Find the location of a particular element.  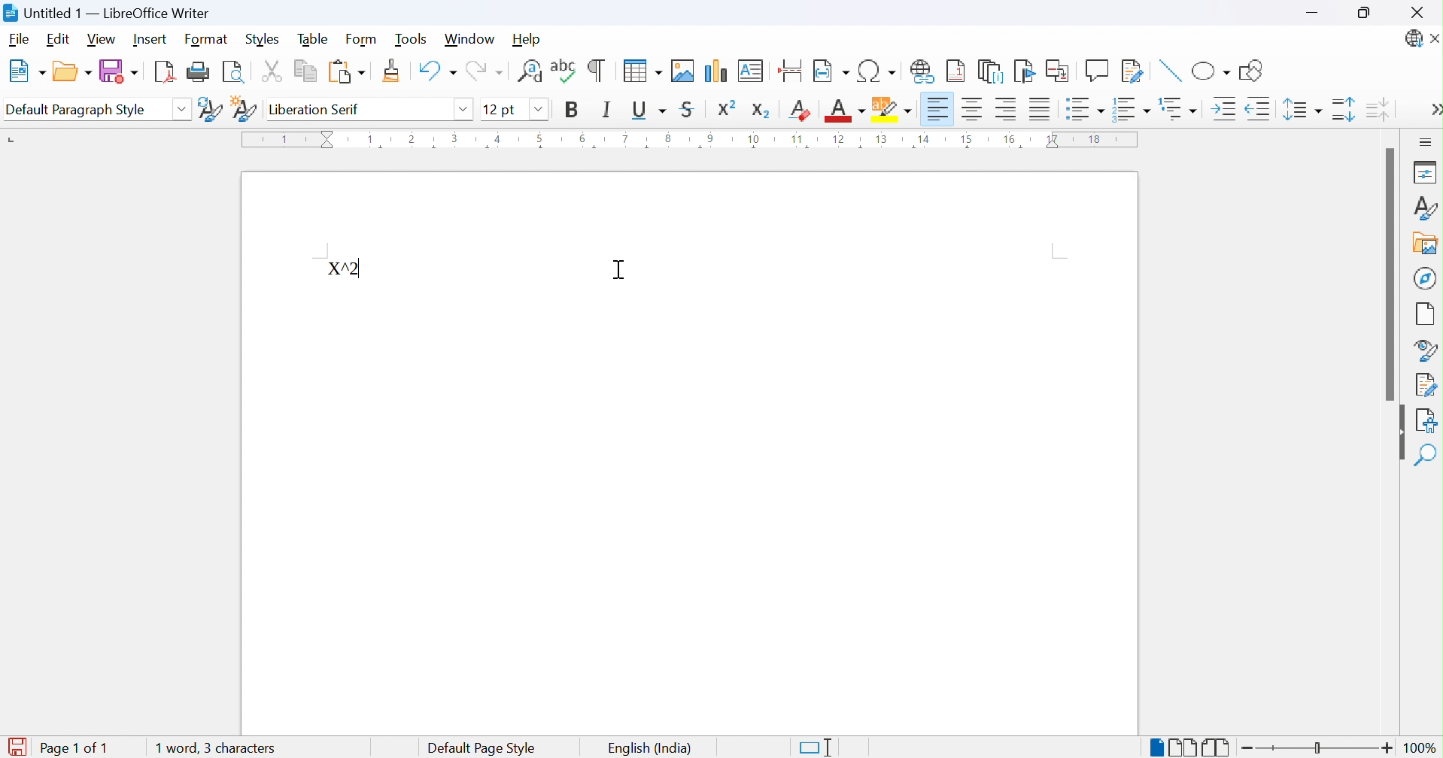

Bold is located at coordinates (575, 110).